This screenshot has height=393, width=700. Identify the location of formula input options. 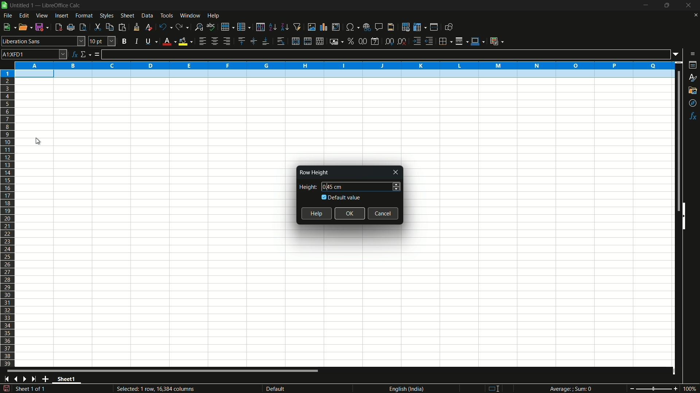
(678, 54).